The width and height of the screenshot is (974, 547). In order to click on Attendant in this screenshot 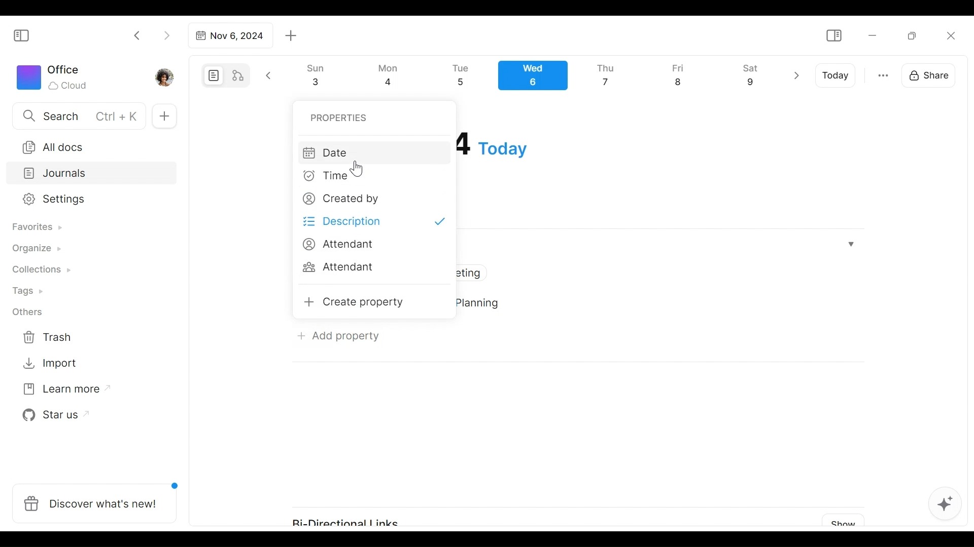, I will do `click(338, 245)`.